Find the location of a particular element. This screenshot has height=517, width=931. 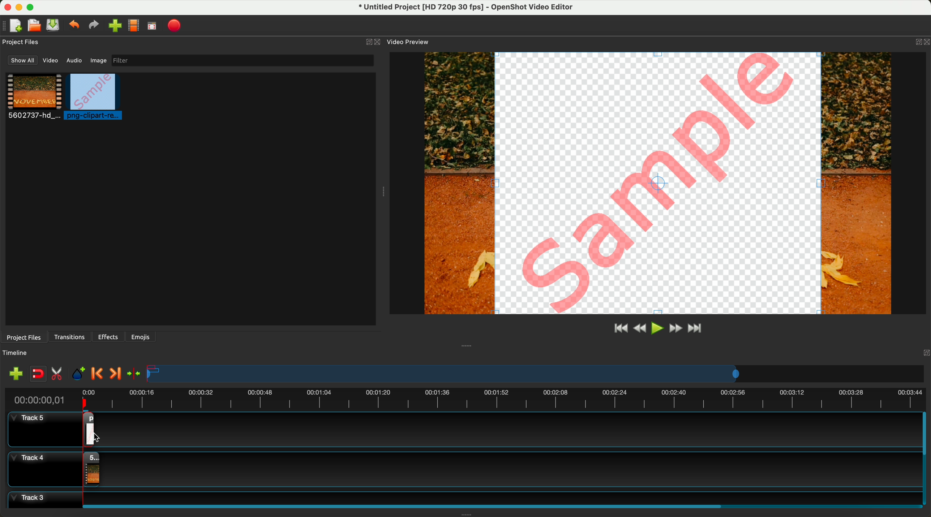

 is located at coordinates (924, 352).